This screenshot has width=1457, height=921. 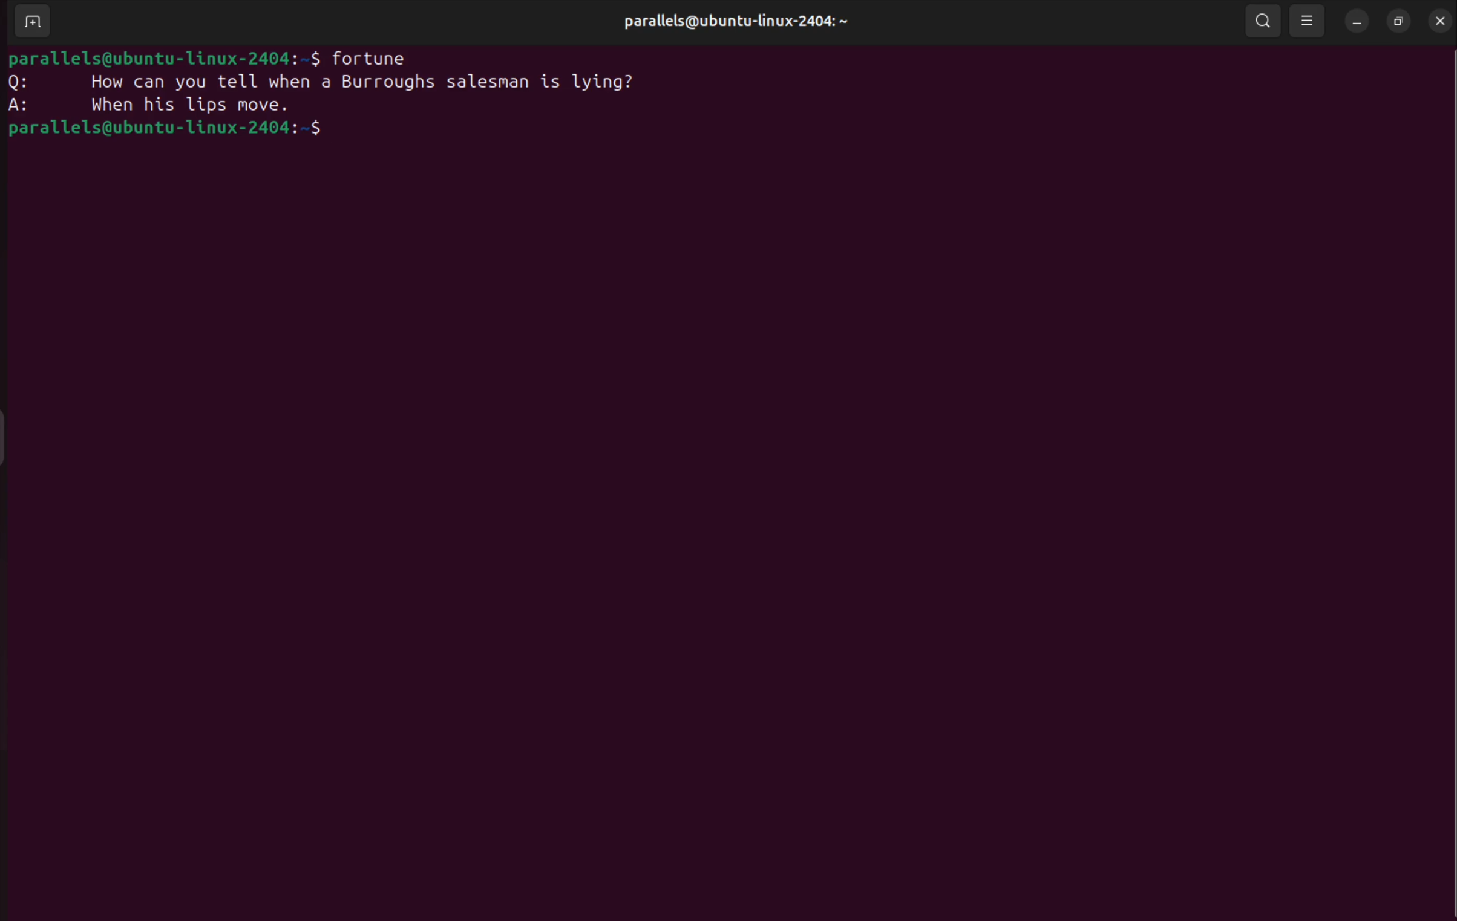 I want to click on search, so click(x=1265, y=21).